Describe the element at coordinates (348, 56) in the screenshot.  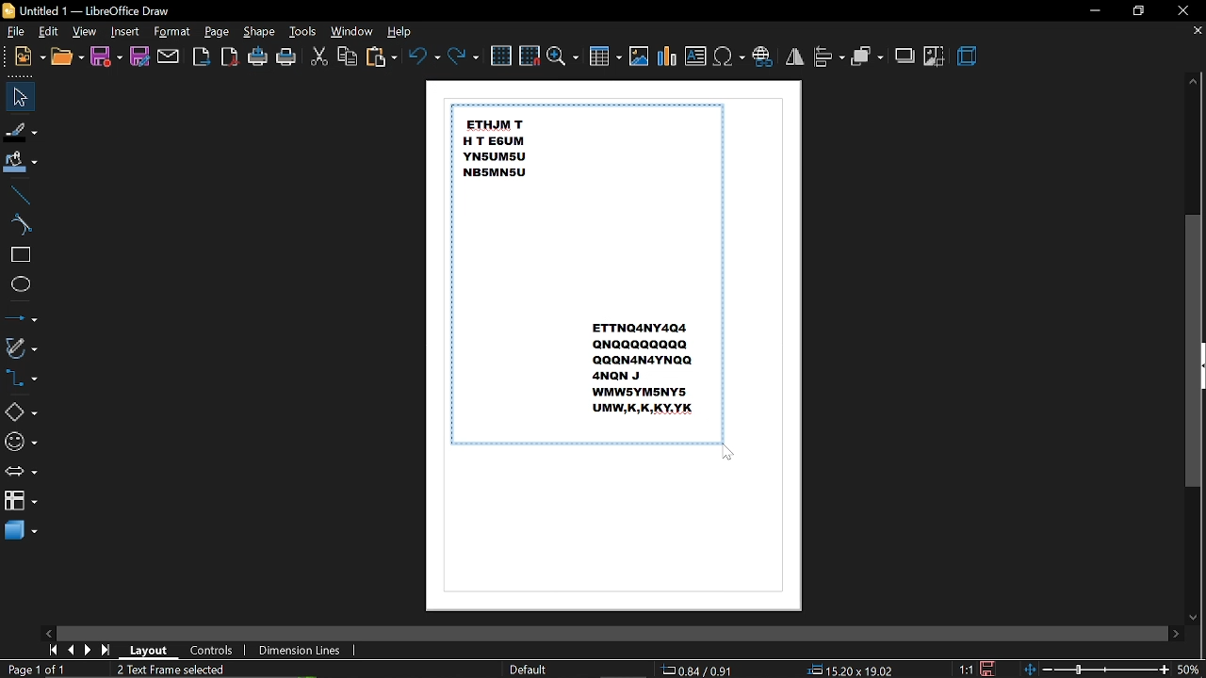
I see `copy ` at that location.